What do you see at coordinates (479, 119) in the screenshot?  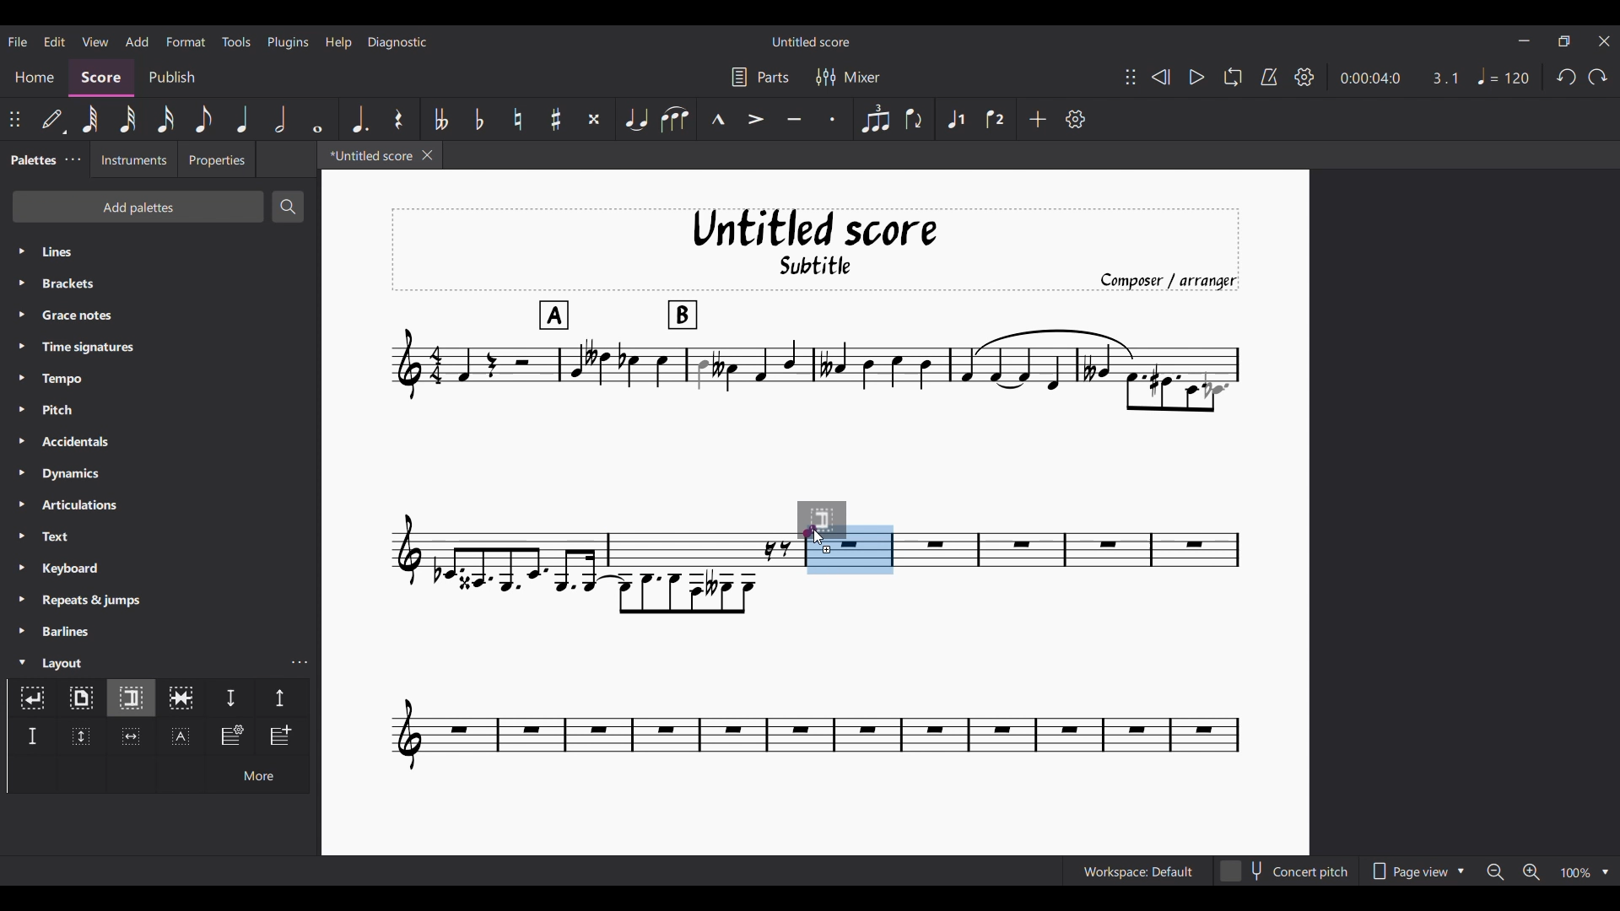 I see `Toggle flat` at bounding box center [479, 119].